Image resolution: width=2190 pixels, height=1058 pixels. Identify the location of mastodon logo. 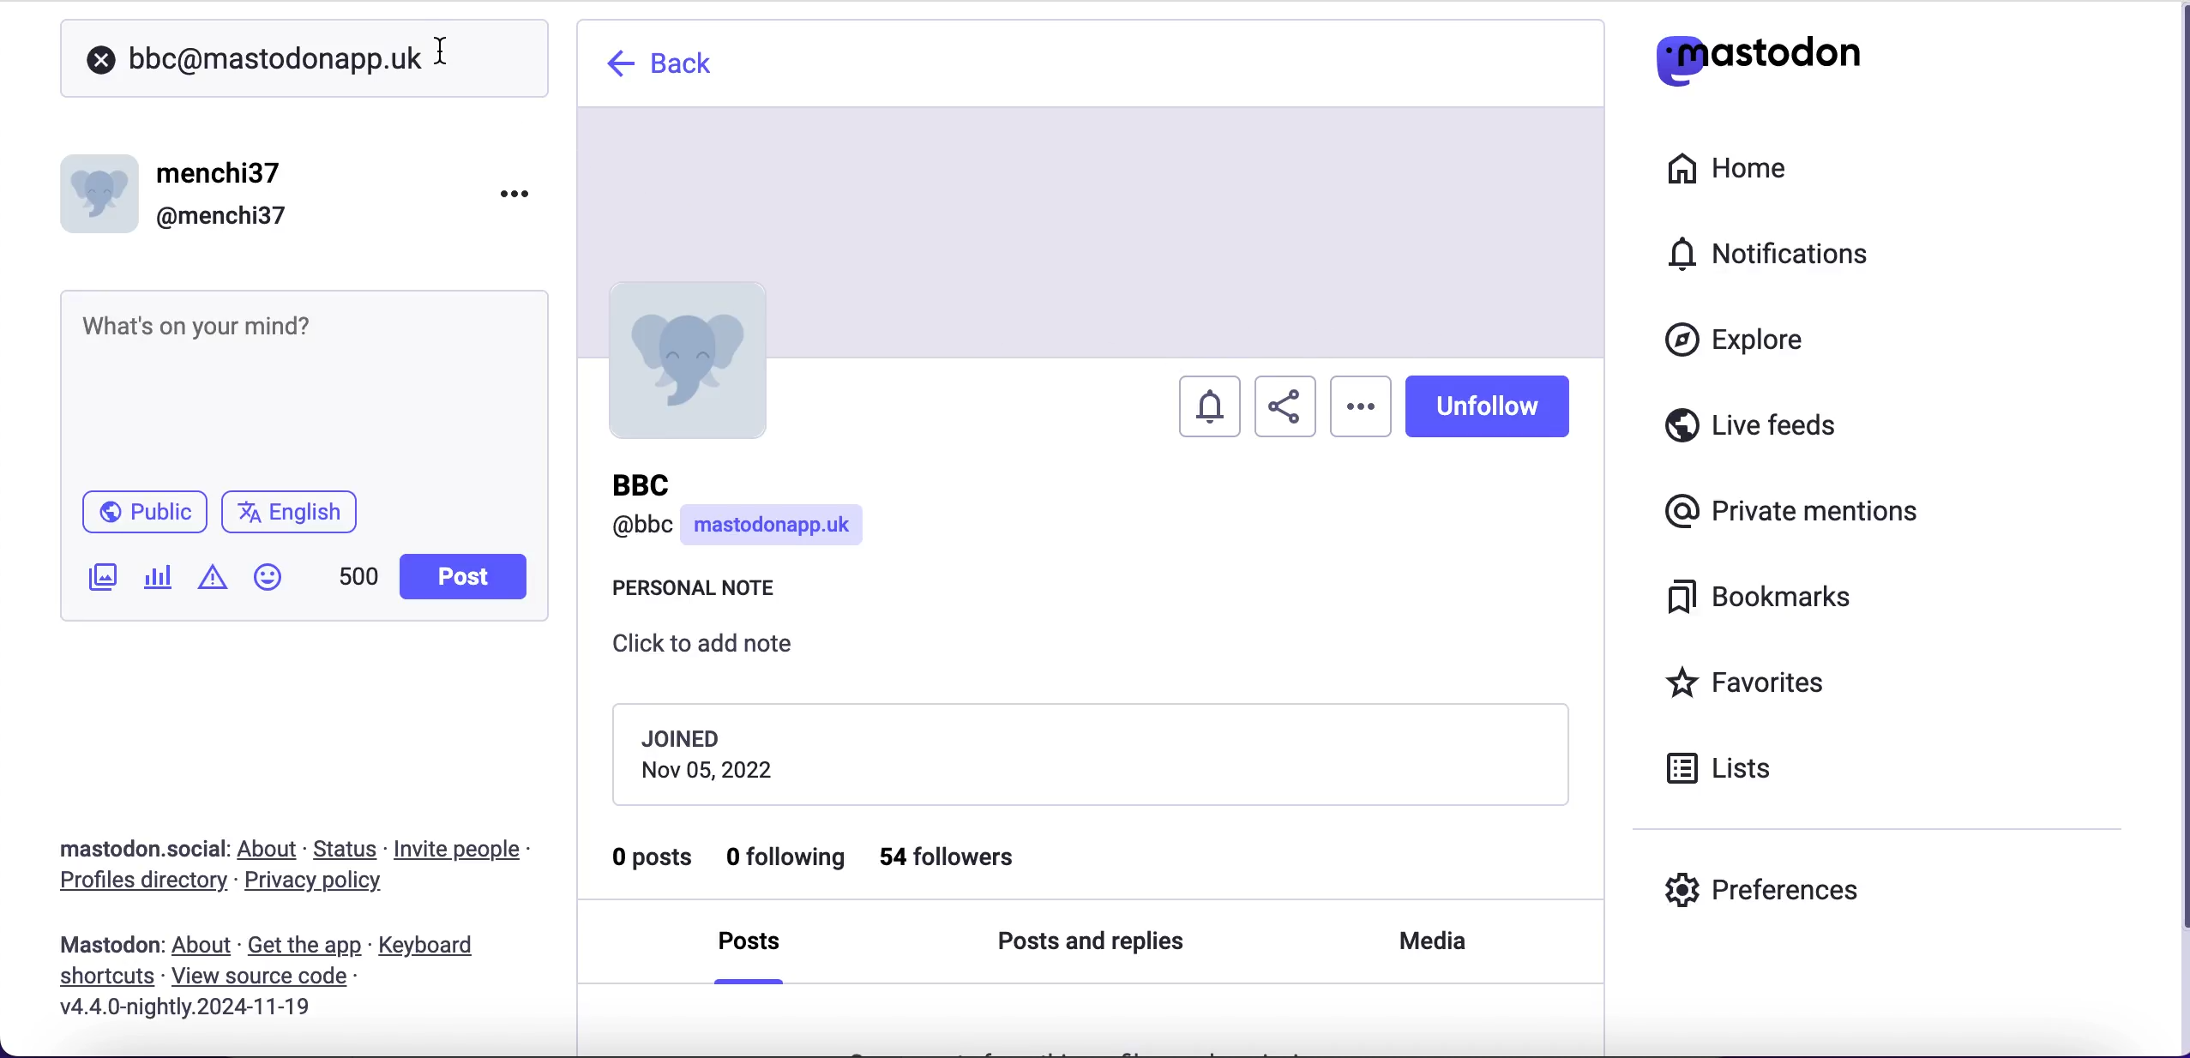
(1758, 56).